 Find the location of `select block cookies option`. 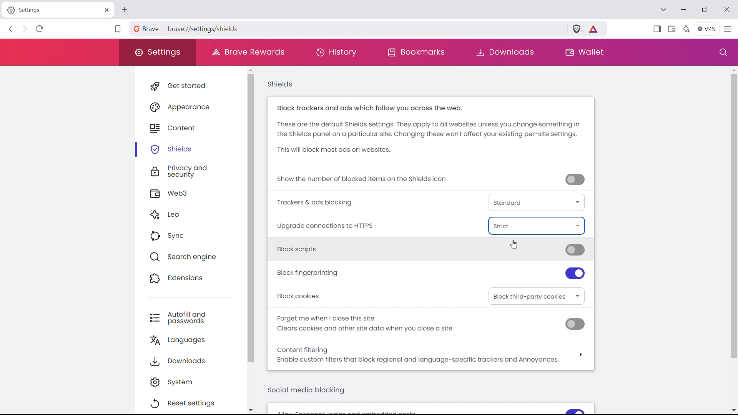

select block cookies option is located at coordinates (537, 296).